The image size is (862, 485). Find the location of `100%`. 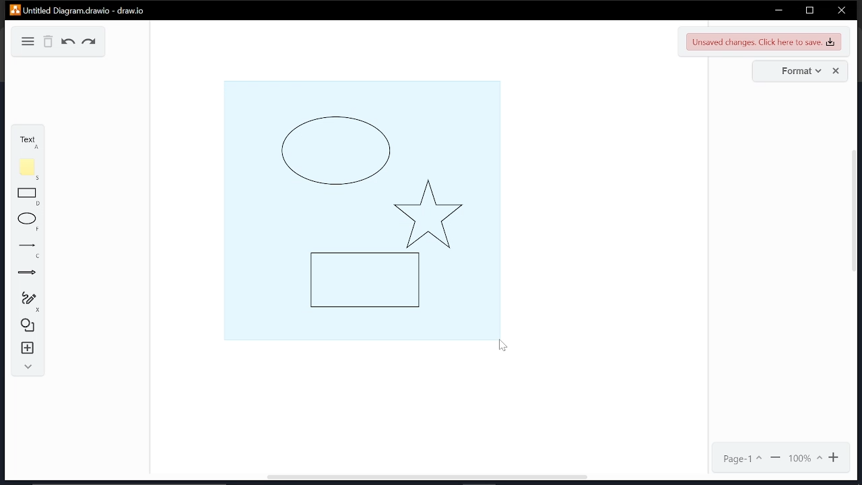

100% is located at coordinates (805, 458).